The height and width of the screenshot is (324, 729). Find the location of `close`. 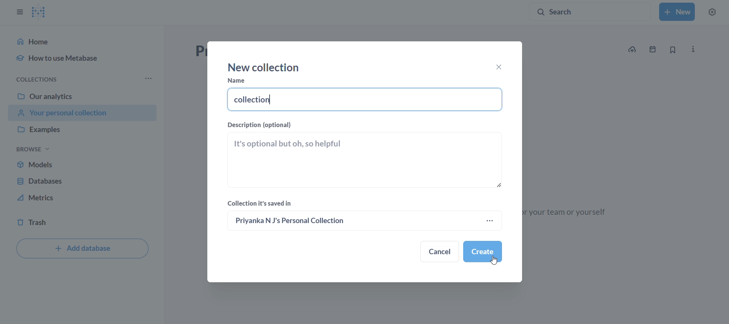

close is located at coordinates (497, 67).